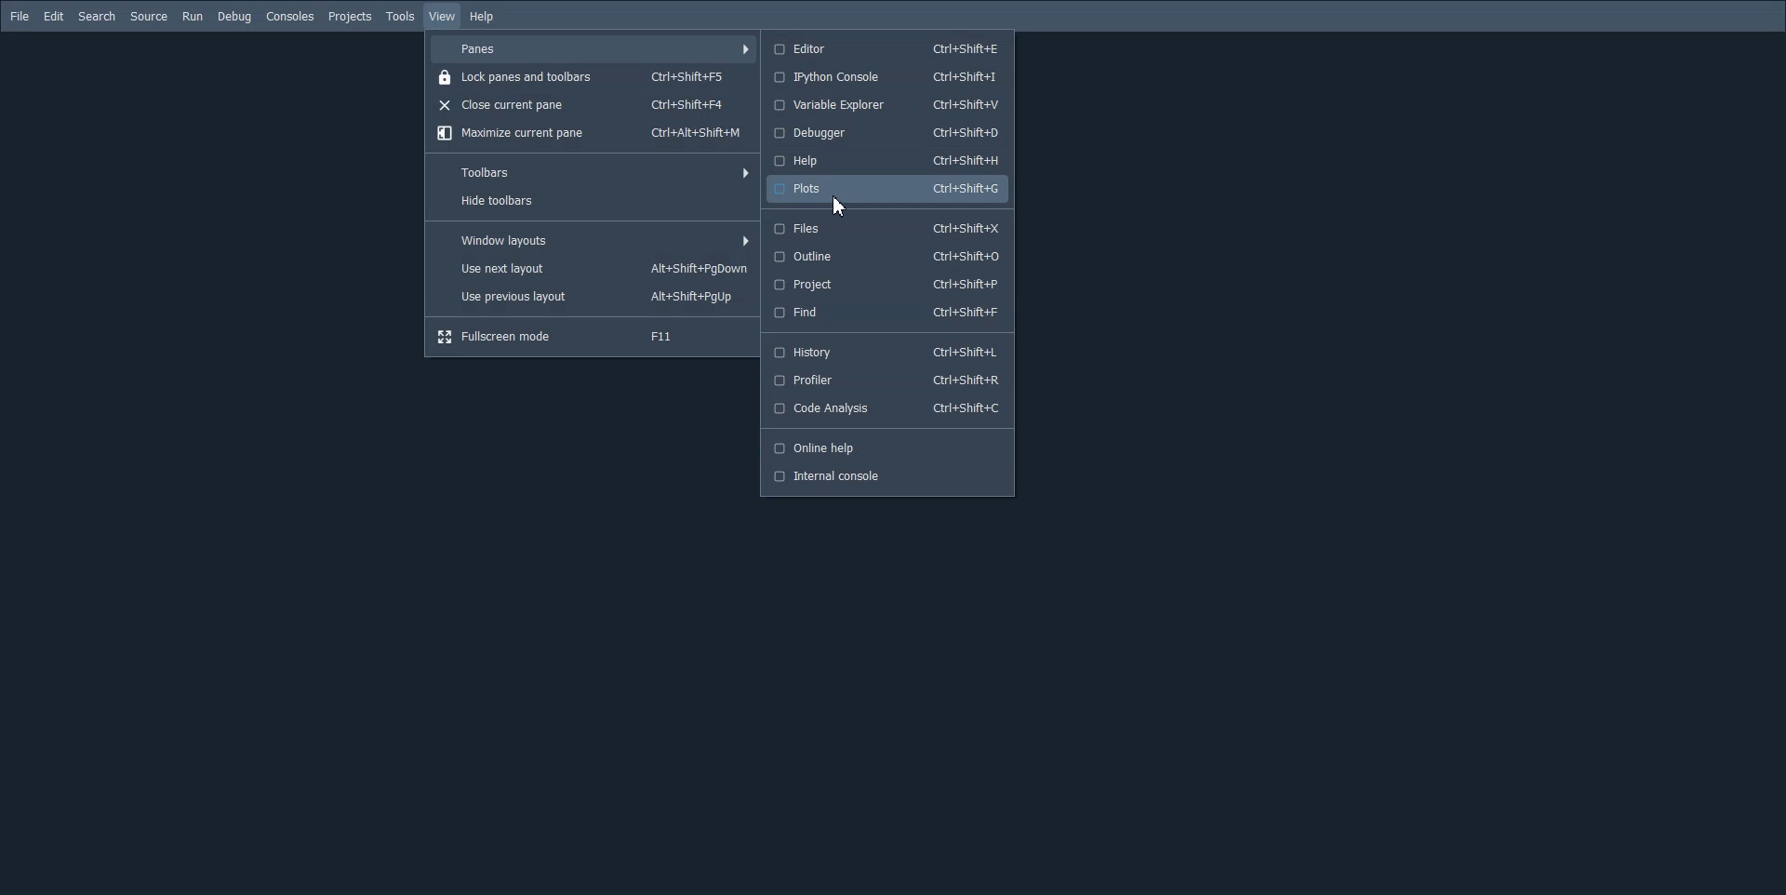  Describe the element at coordinates (889, 285) in the screenshot. I see `Project` at that location.